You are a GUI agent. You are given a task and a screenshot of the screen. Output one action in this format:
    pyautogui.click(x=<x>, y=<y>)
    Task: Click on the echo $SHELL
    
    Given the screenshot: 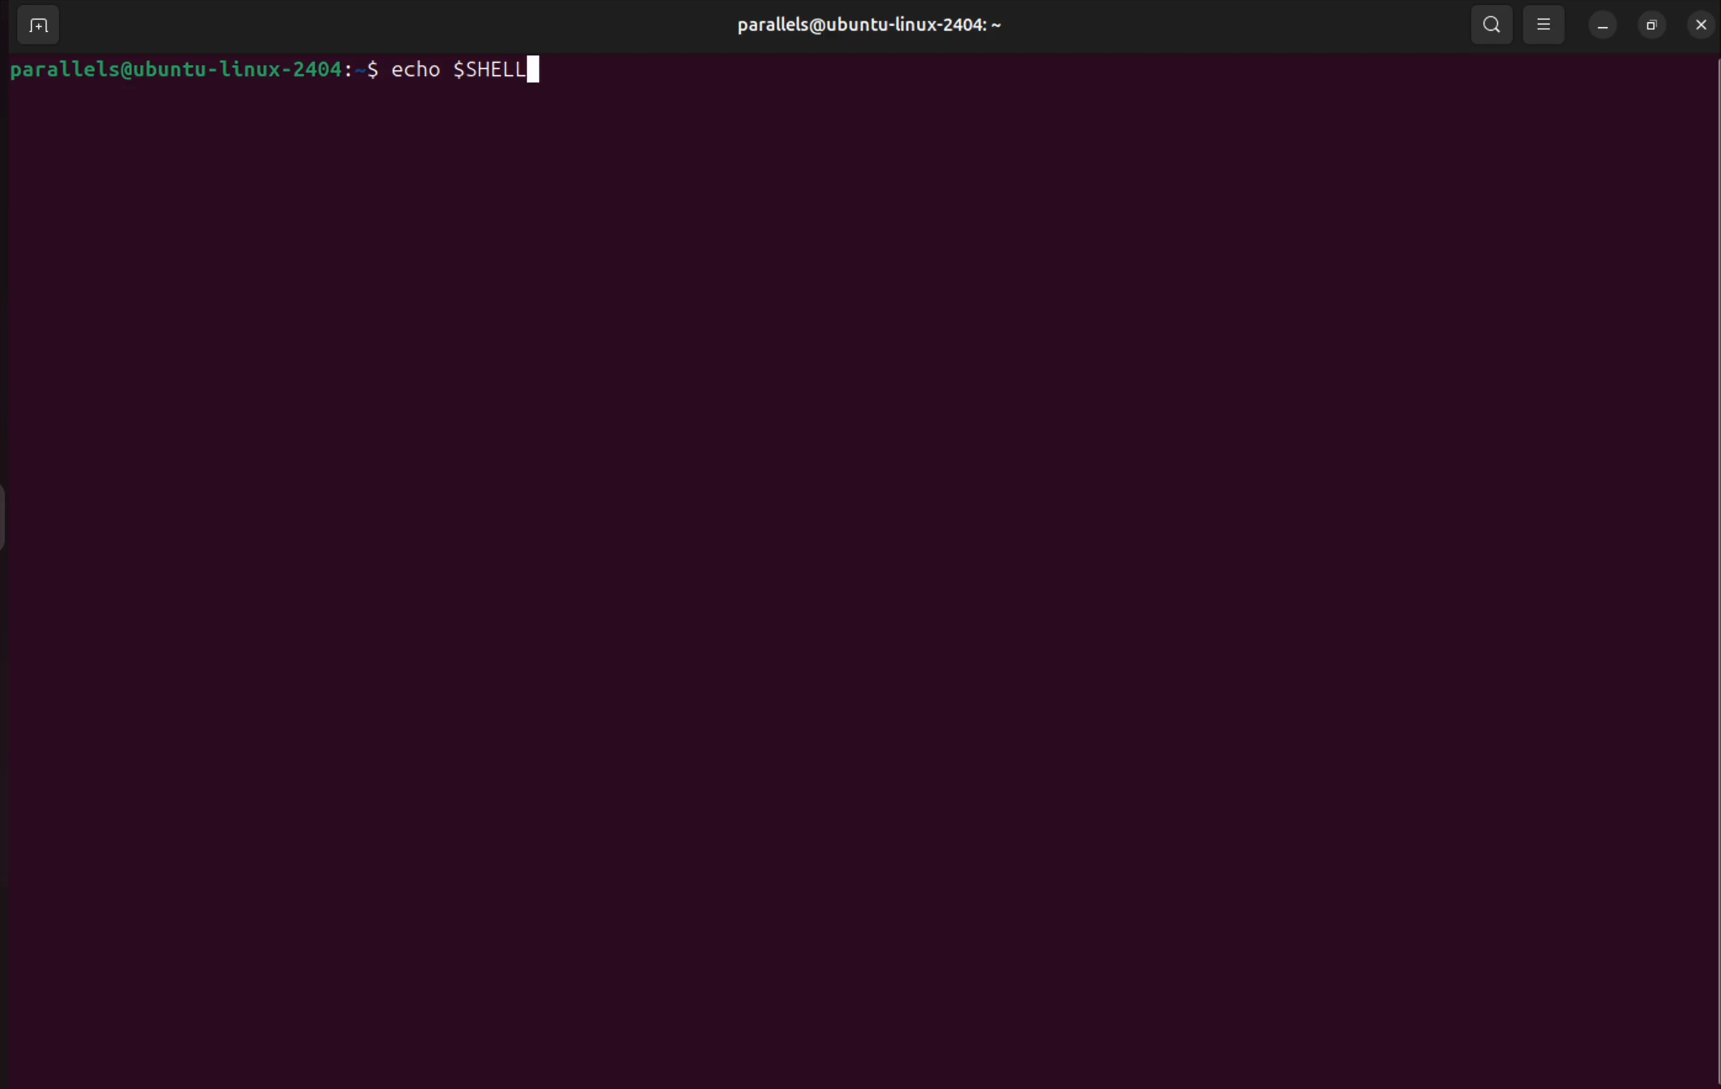 What is the action you would take?
    pyautogui.click(x=467, y=70)
    